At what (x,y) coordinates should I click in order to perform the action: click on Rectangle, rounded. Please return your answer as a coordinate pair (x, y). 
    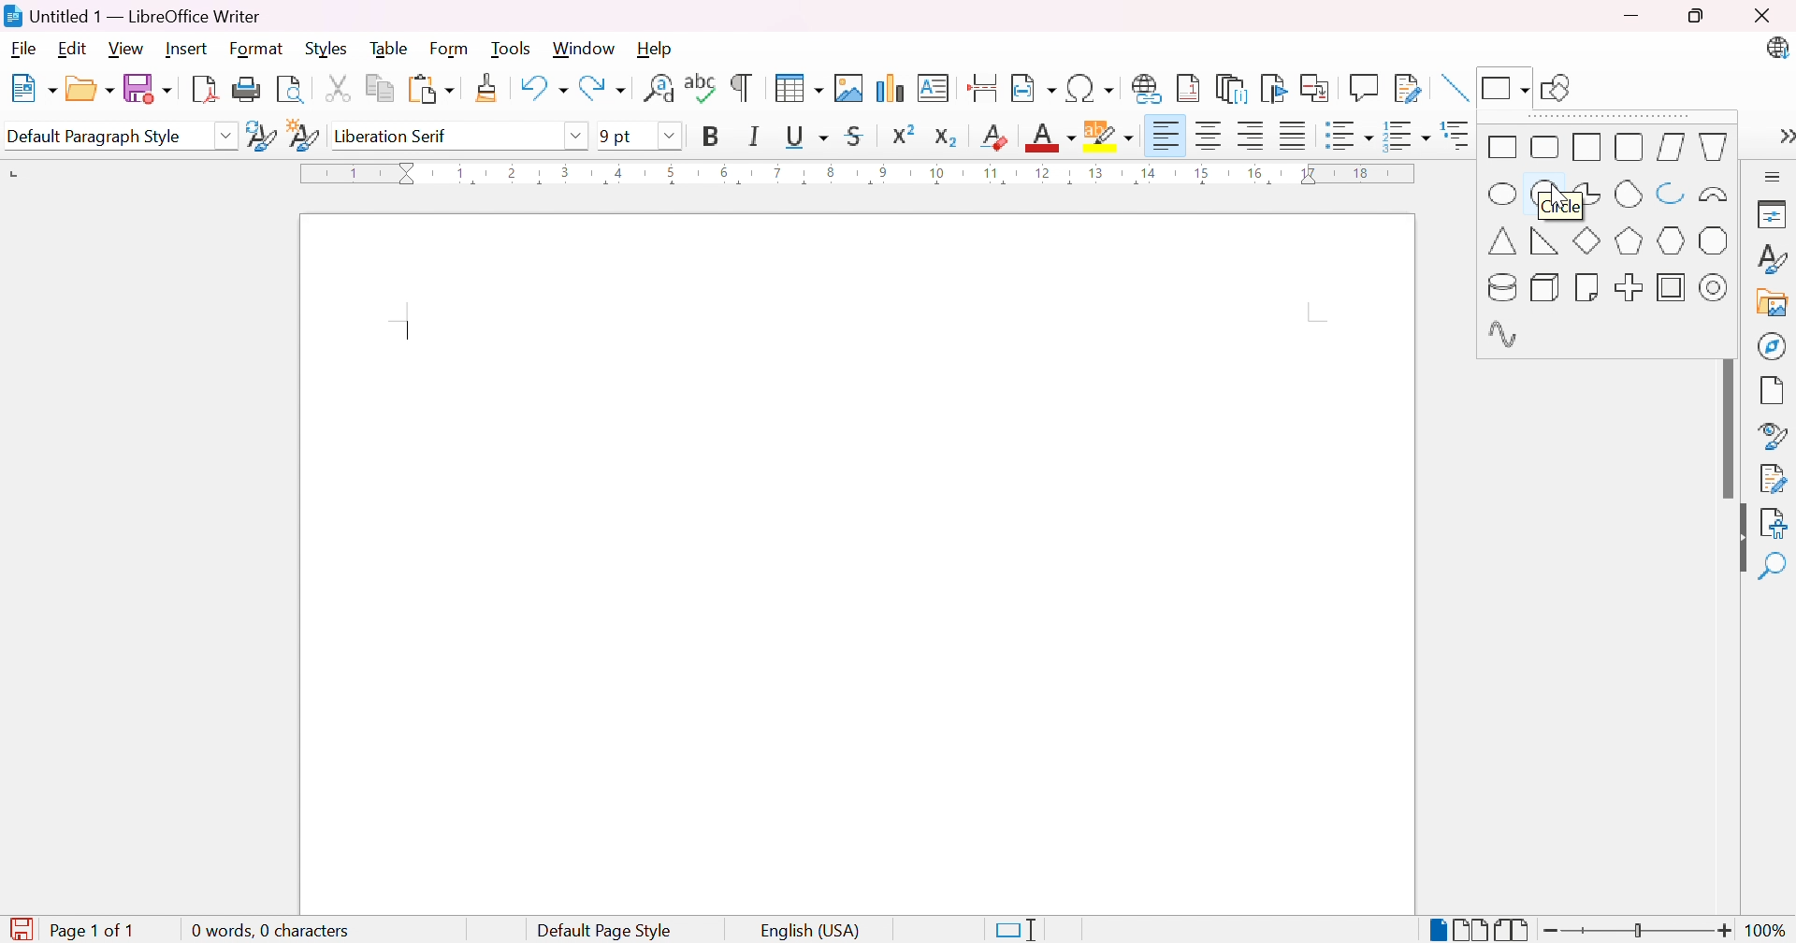
    Looking at the image, I should click on (1543, 148).